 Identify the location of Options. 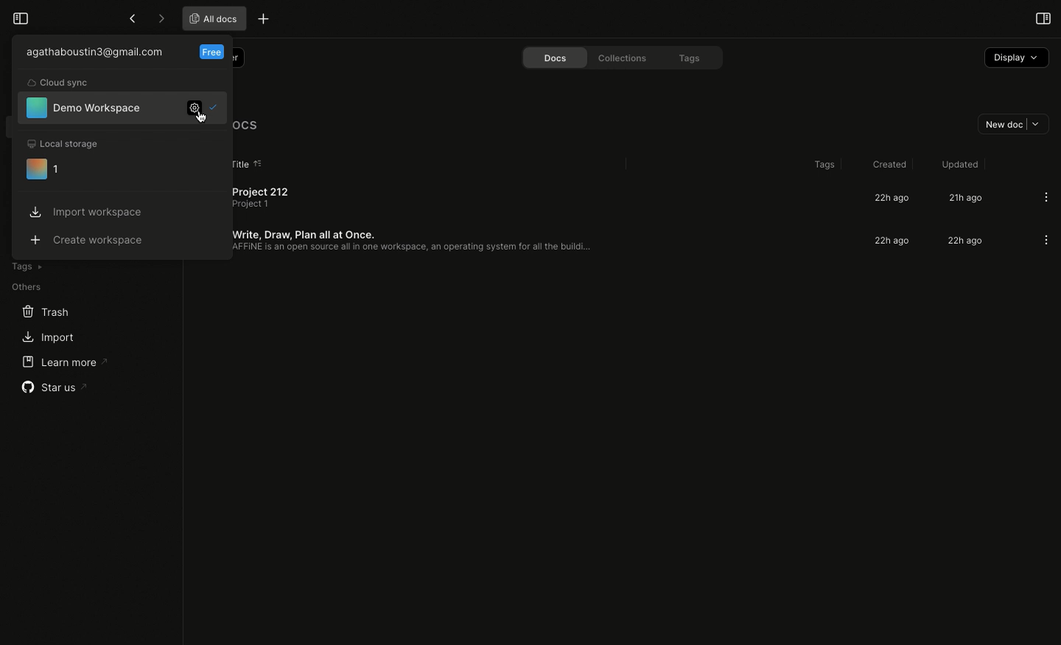
(1046, 241).